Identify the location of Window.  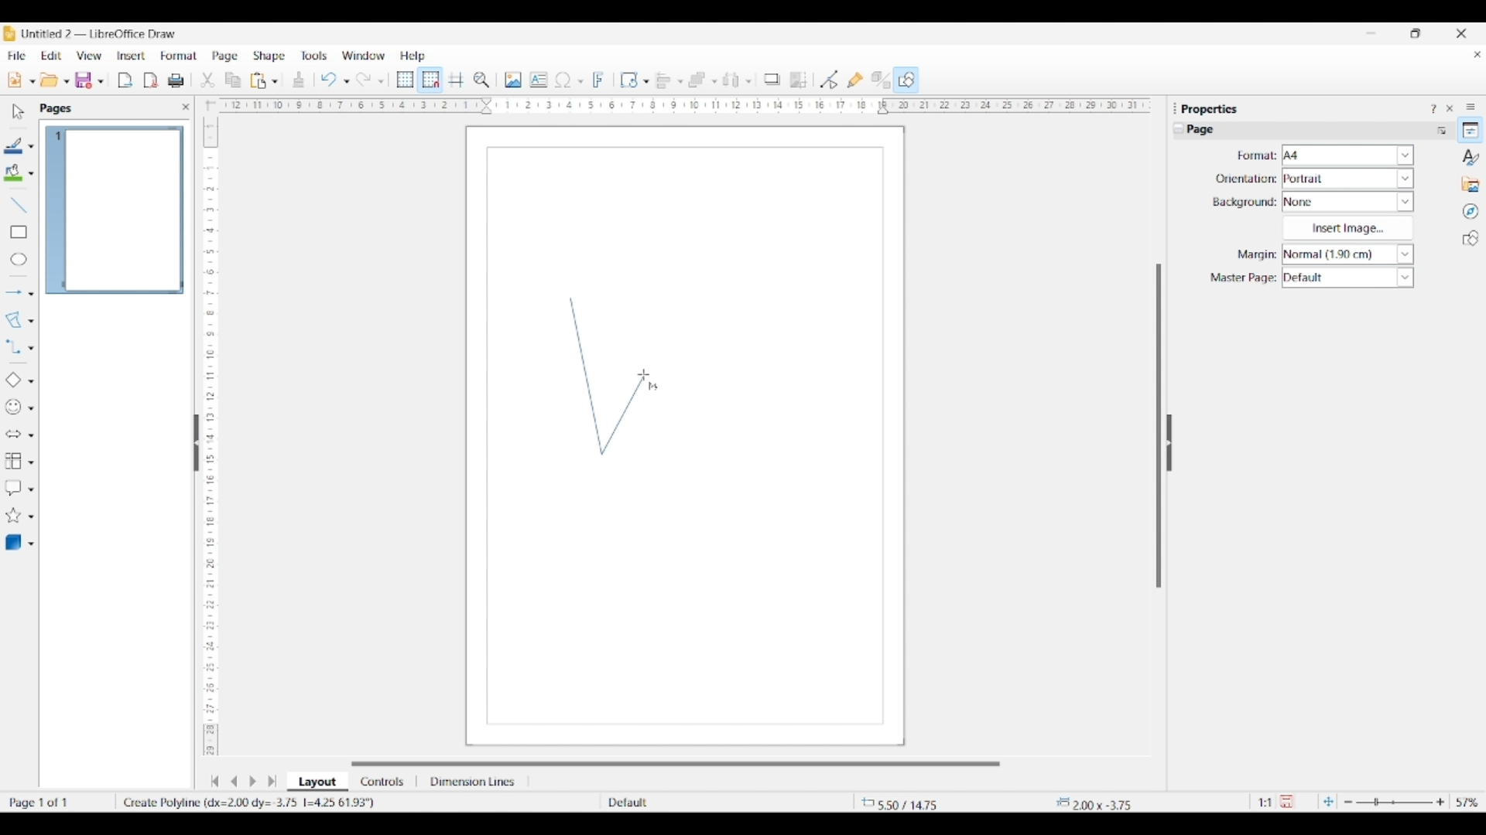
(364, 56).